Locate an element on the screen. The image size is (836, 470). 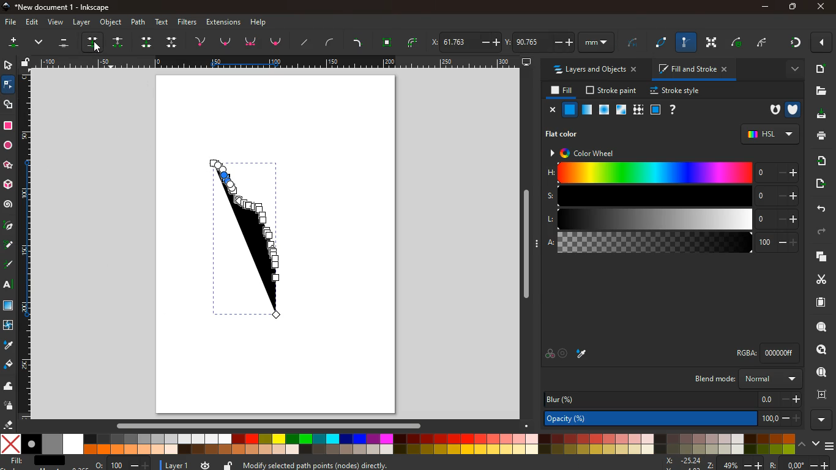
Cursor is located at coordinates (99, 49).